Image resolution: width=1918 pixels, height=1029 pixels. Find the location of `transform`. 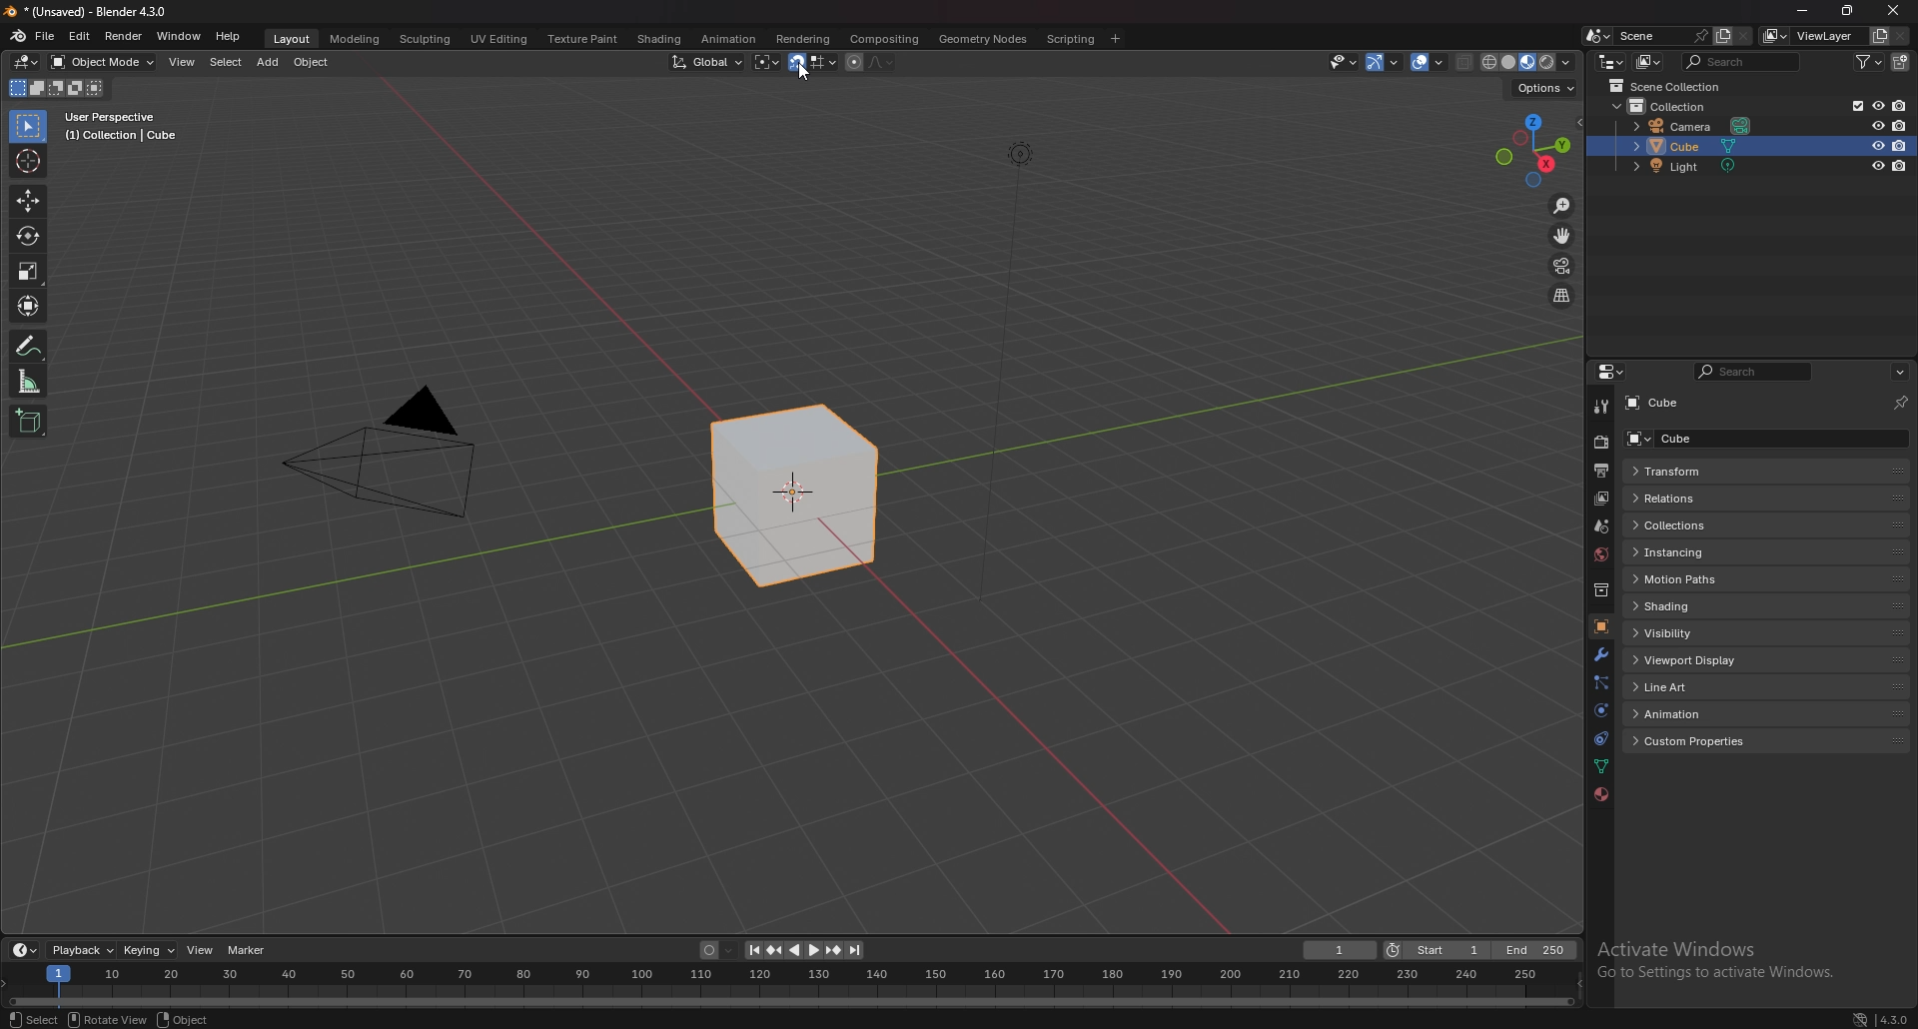

transform is located at coordinates (1692, 472).